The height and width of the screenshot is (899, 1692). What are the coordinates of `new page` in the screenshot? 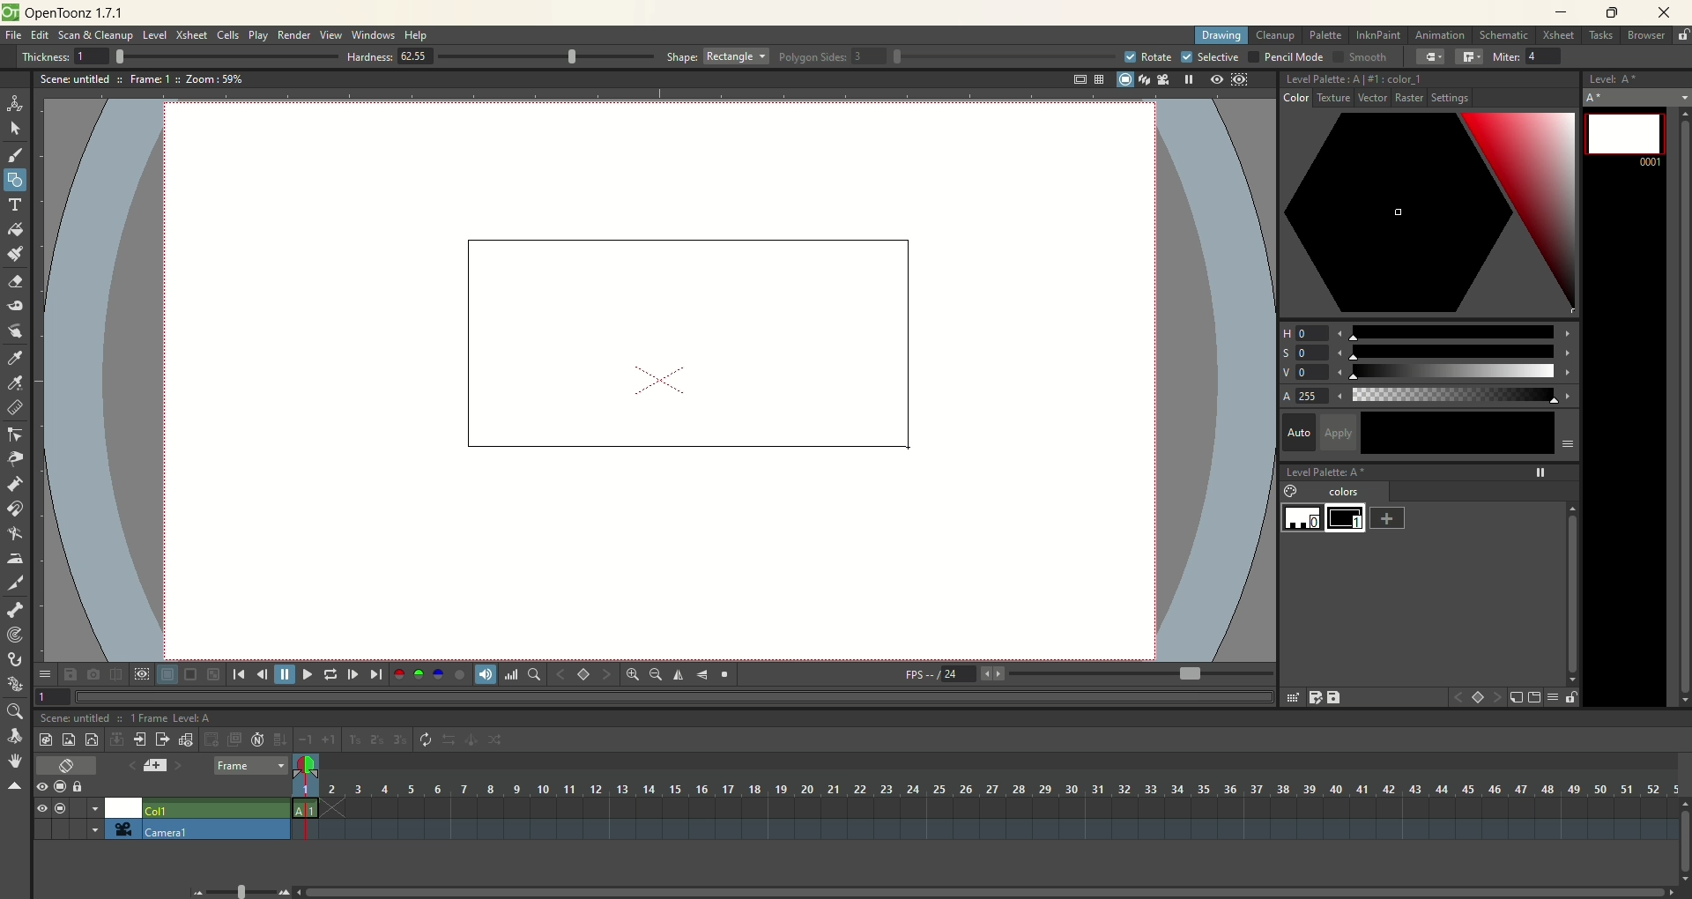 It's located at (1532, 698).